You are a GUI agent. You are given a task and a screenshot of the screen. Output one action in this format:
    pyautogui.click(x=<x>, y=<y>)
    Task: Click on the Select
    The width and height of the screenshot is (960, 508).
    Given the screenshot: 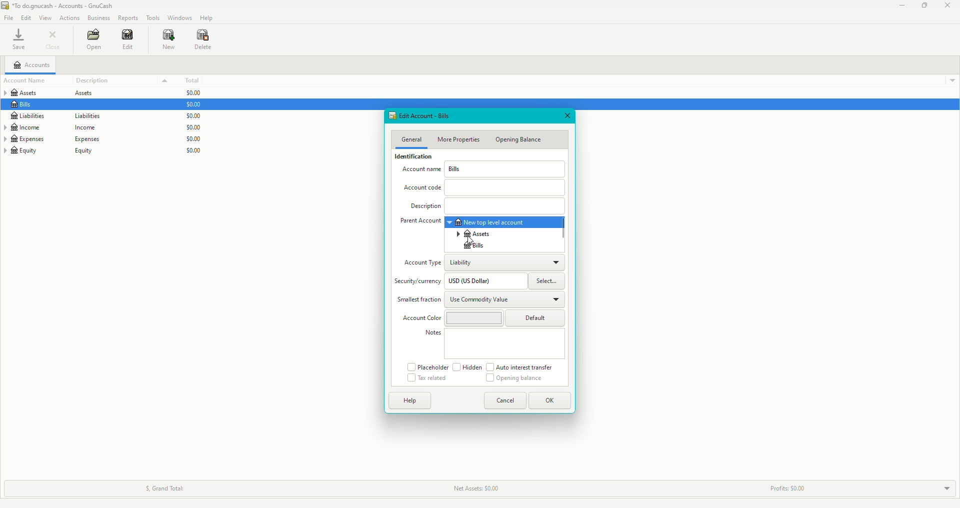 What is the action you would take?
    pyautogui.click(x=550, y=281)
    